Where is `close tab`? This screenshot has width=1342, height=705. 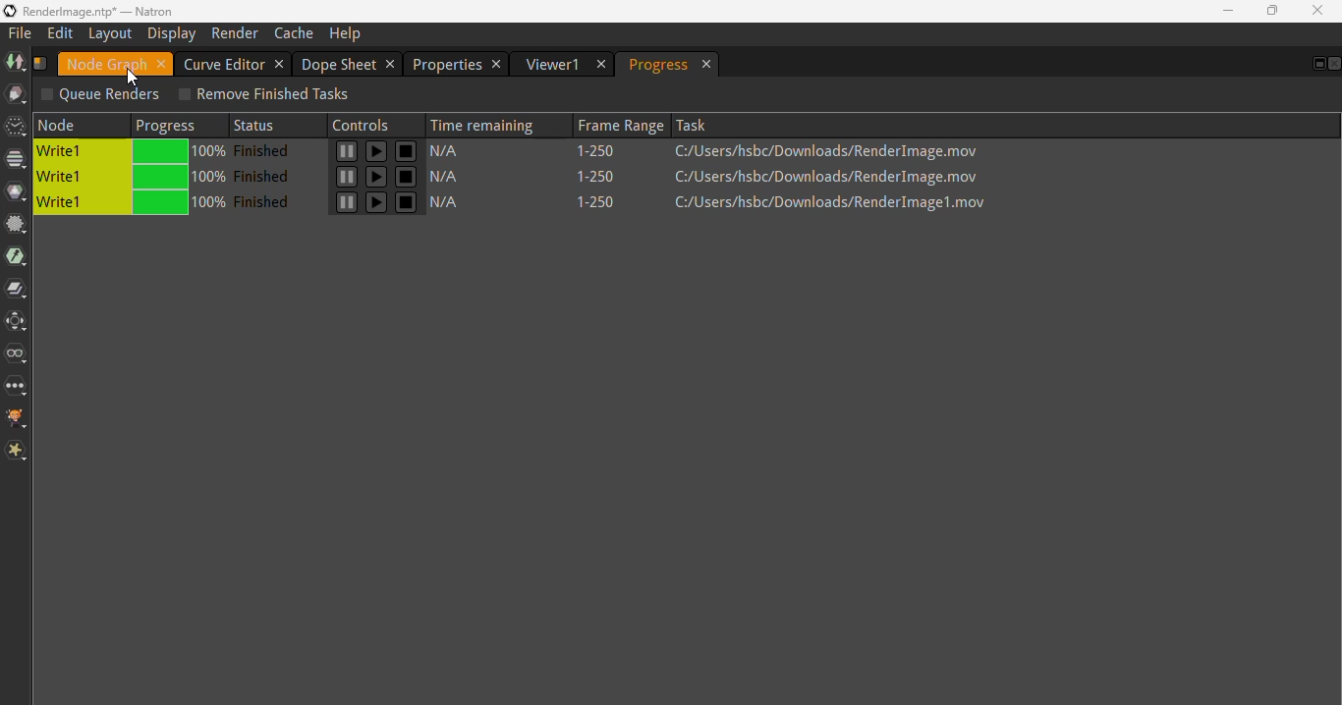 close tab is located at coordinates (280, 64).